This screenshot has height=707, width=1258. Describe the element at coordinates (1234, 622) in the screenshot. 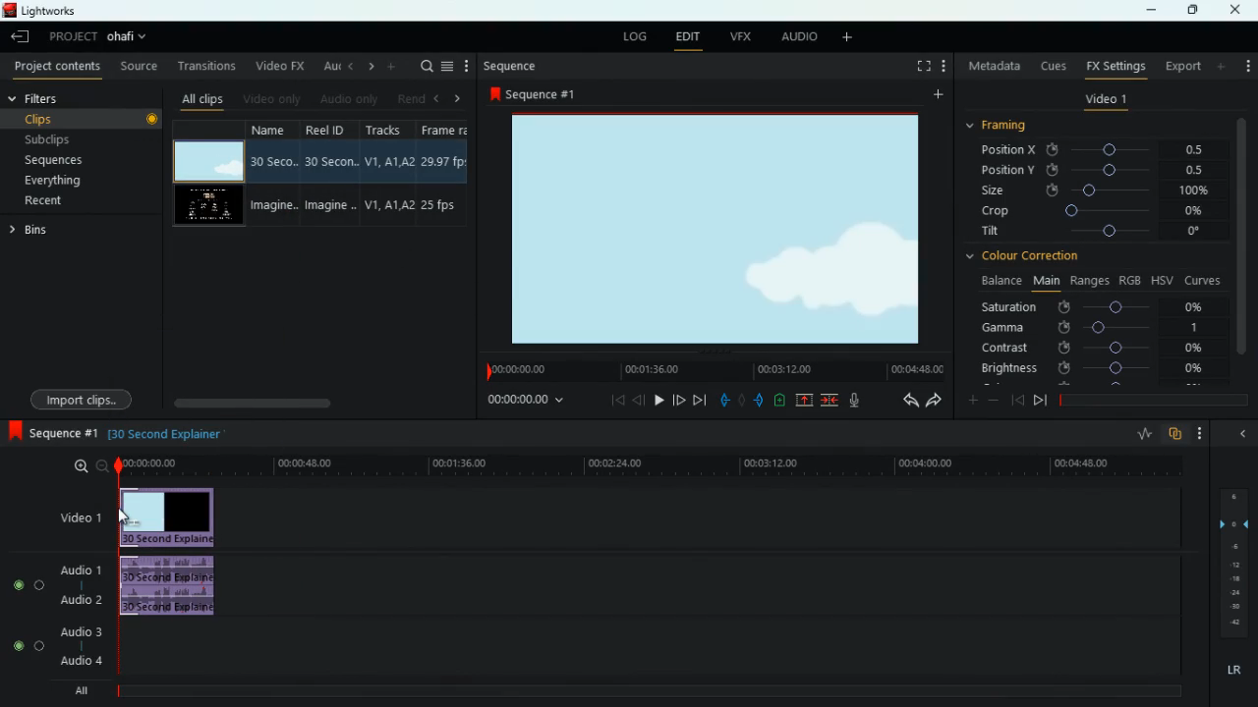

I see `-42 (layer)` at that location.